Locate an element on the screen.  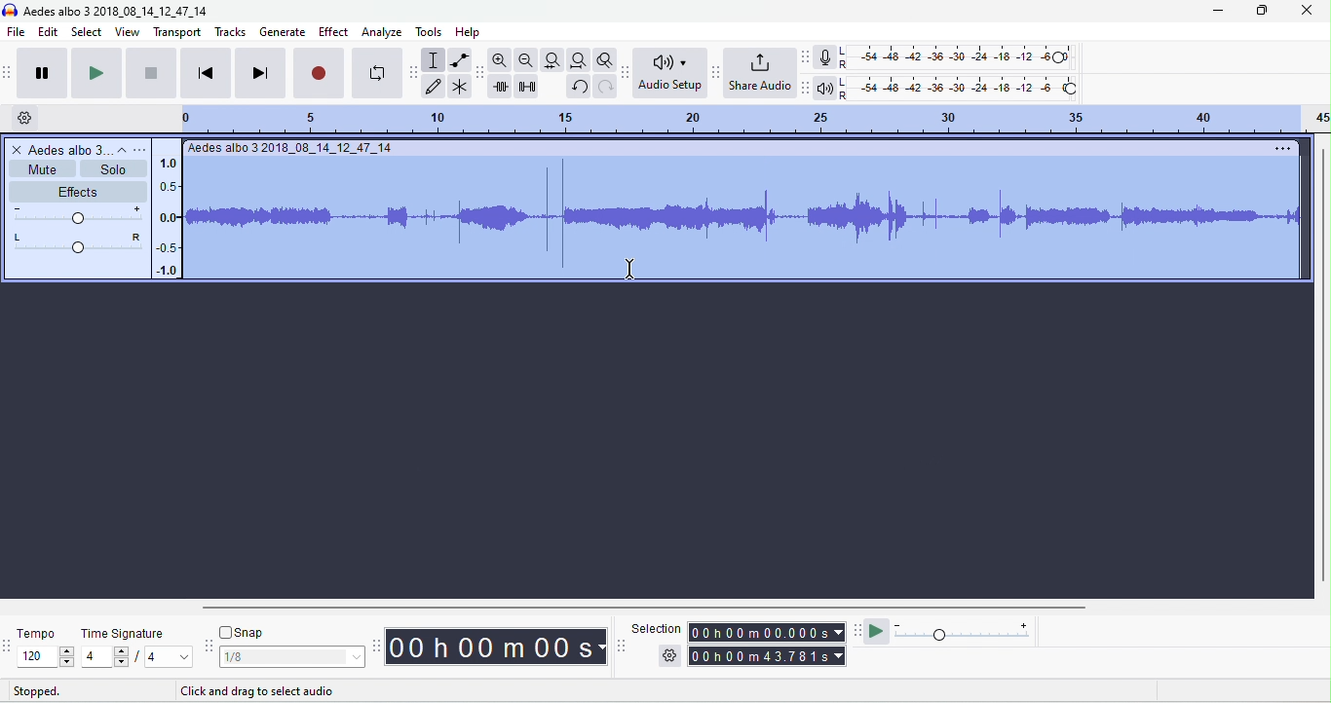
title is located at coordinates (116, 10).